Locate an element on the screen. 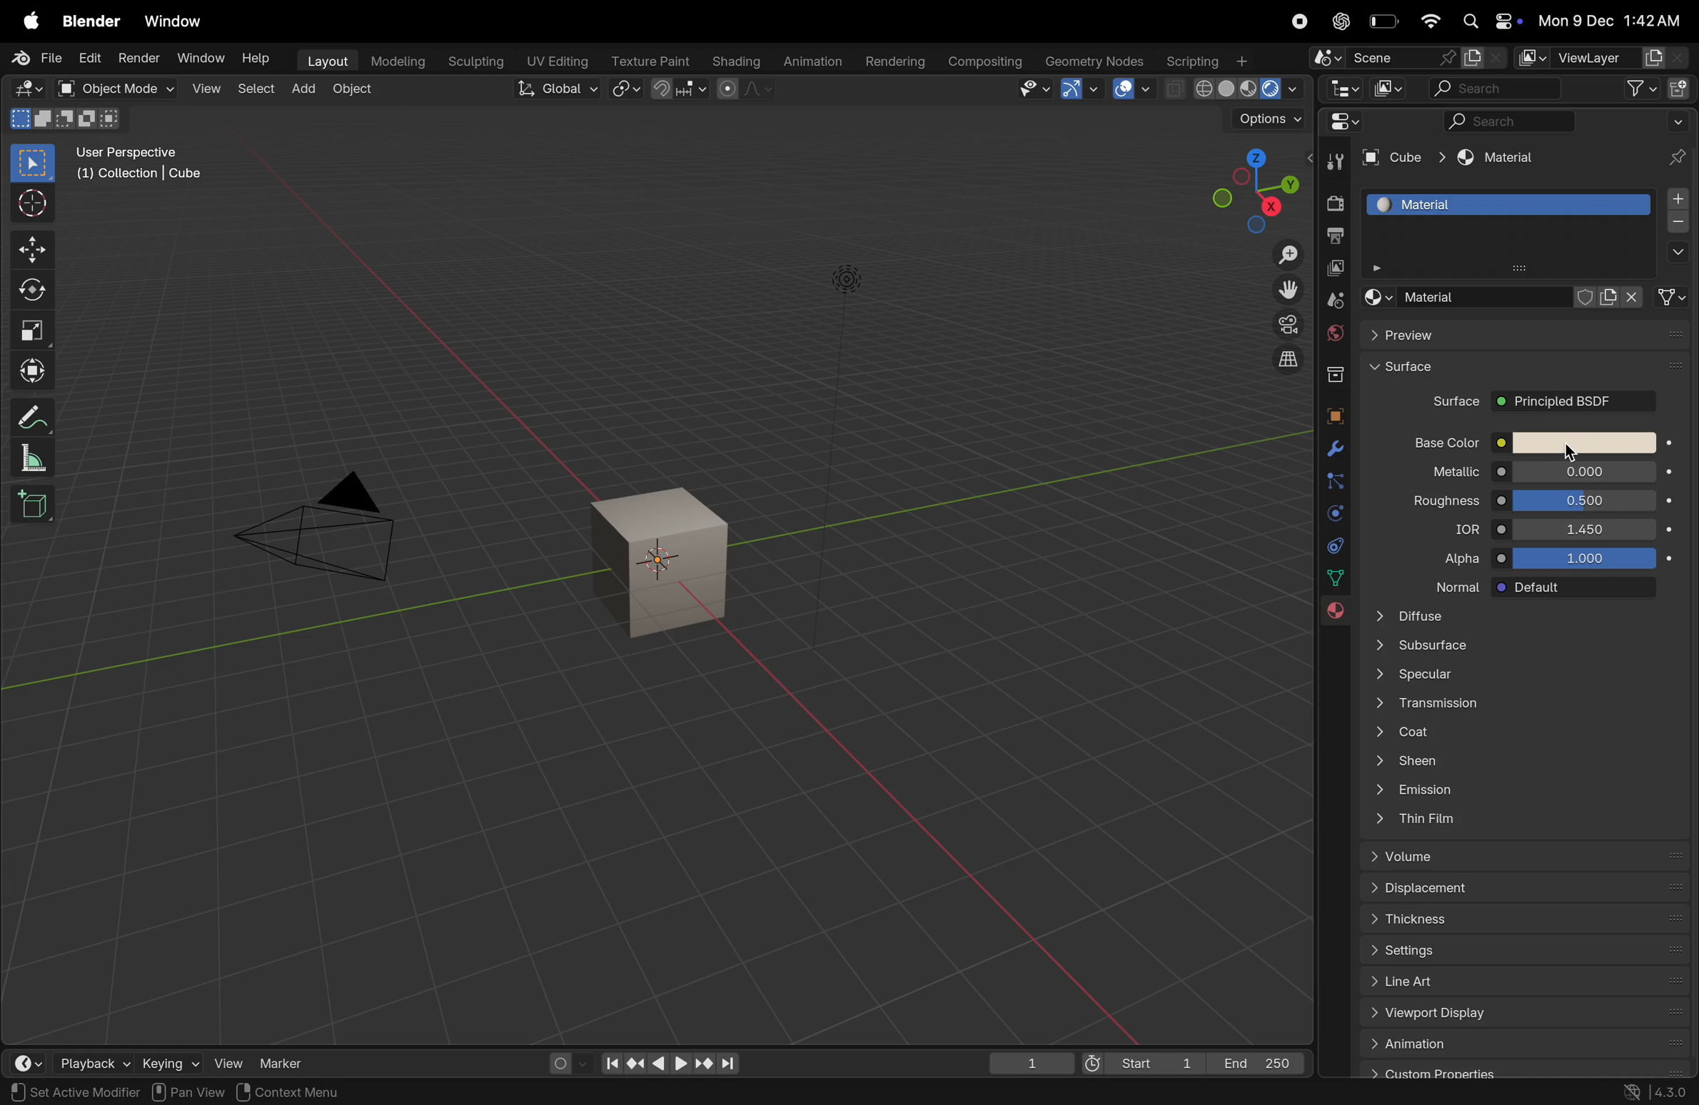 The width and height of the screenshot is (1699, 1105). world is located at coordinates (1333, 333).